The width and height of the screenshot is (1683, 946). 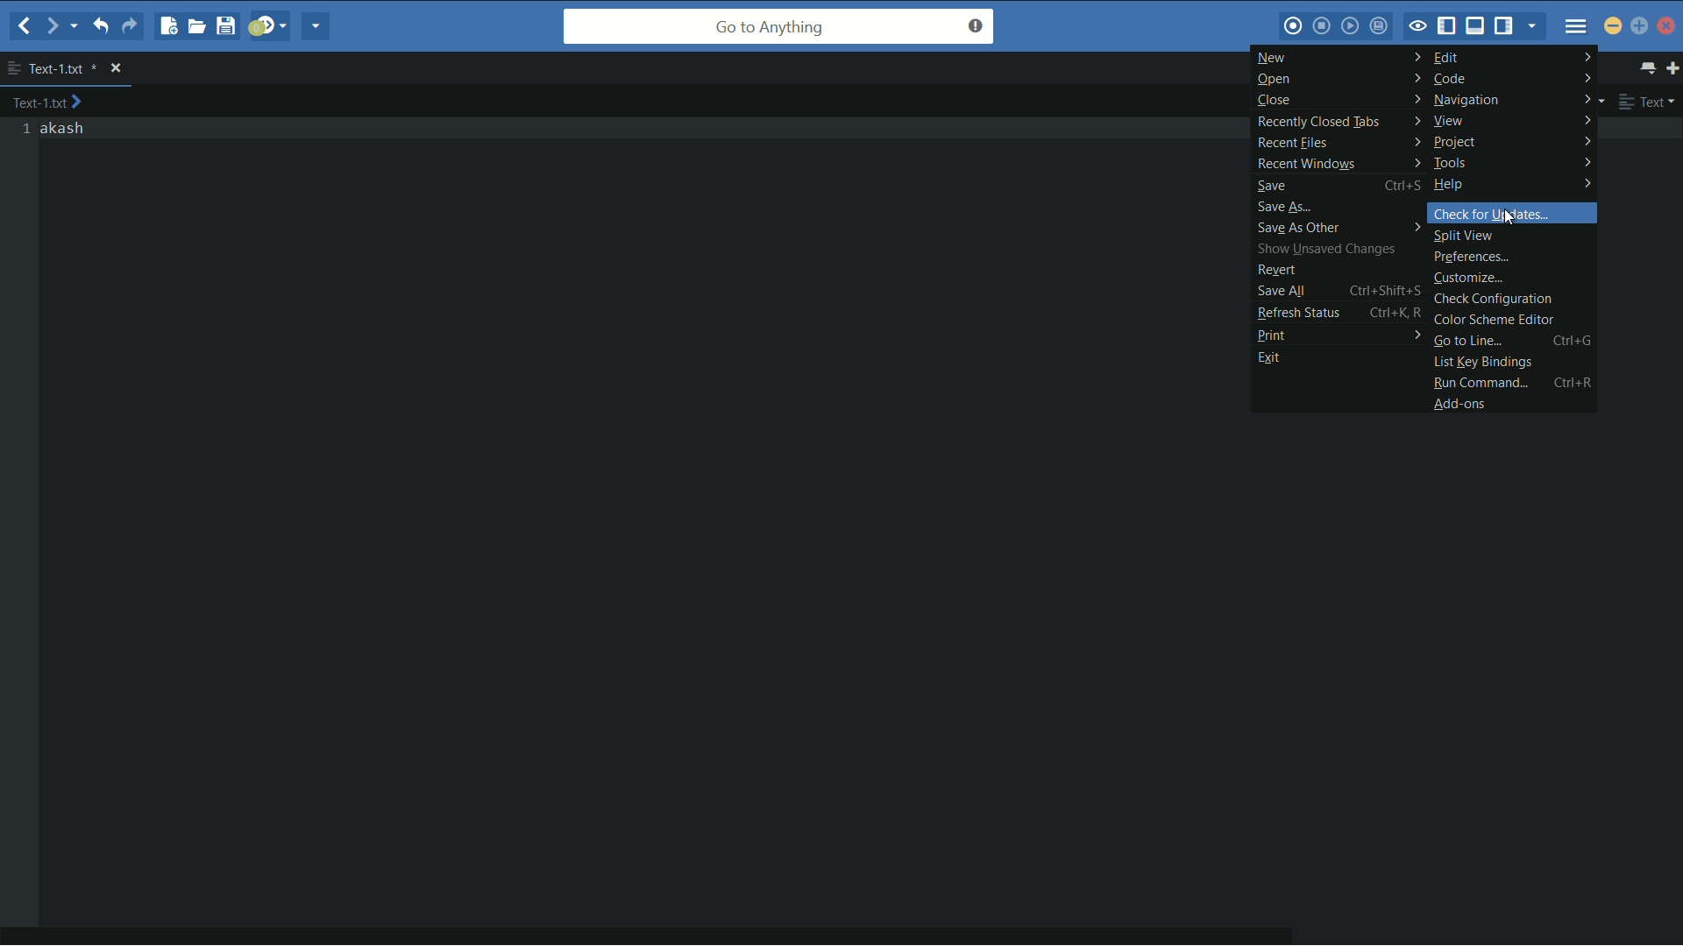 What do you see at coordinates (1337, 313) in the screenshot?
I see `refresh status` at bounding box center [1337, 313].